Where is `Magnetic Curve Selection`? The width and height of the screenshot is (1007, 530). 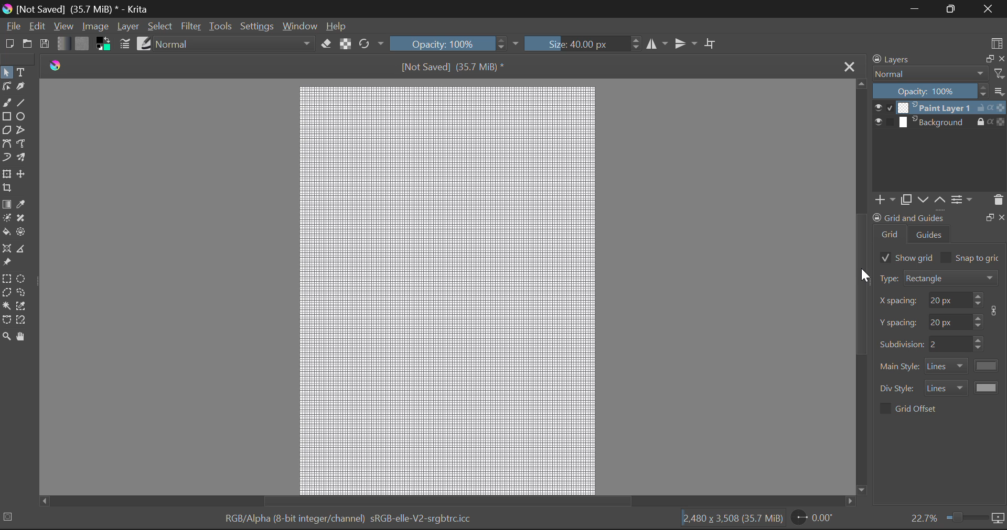
Magnetic Curve Selection is located at coordinates (23, 321).